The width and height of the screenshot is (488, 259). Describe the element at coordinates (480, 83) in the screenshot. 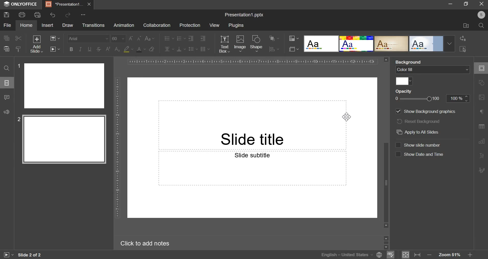

I see `shape settings` at that location.